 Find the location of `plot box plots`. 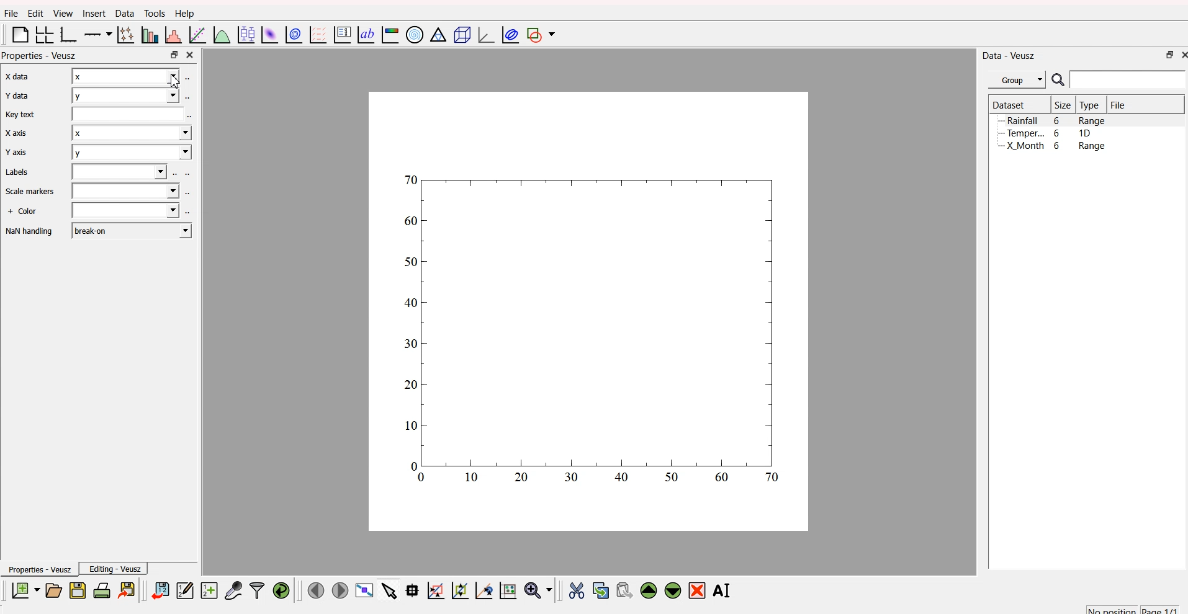

plot box plots is located at coordinates (246, 33).